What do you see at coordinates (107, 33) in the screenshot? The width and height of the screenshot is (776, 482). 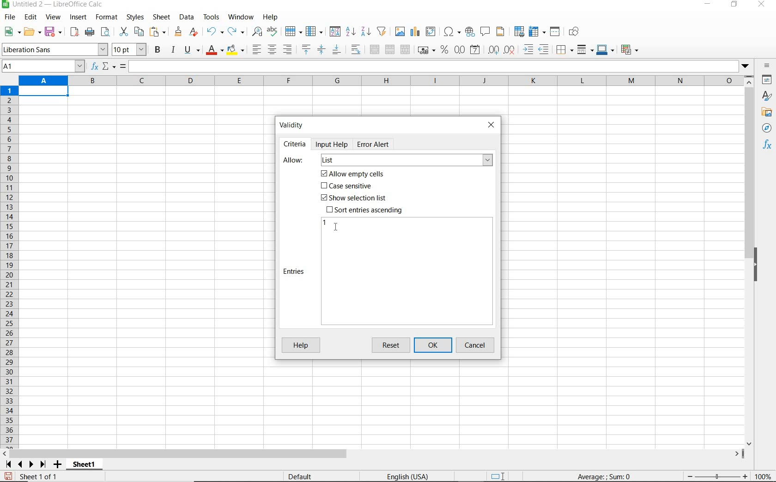 I see `toggle print preview` at bounding box center [107, 33].